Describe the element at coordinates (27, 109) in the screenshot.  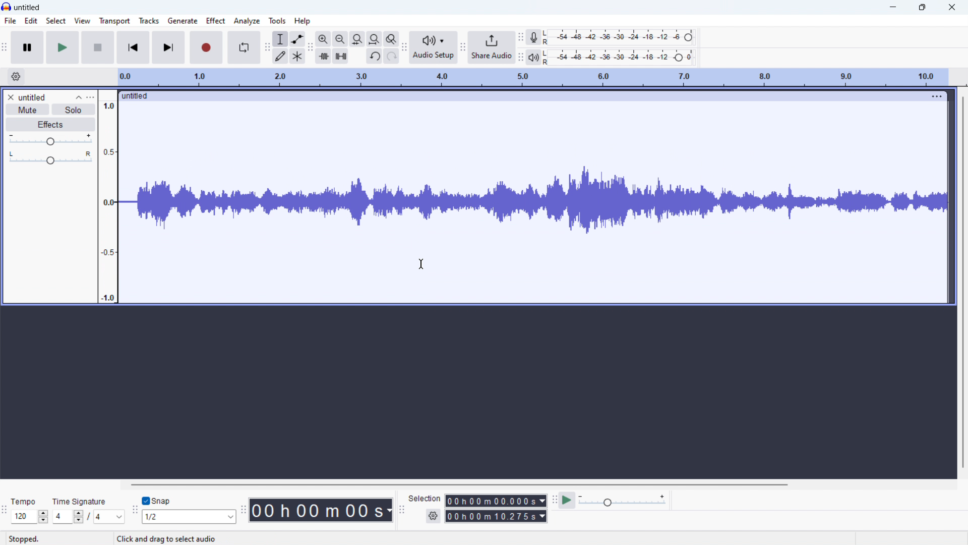
I see `mute` at that location.